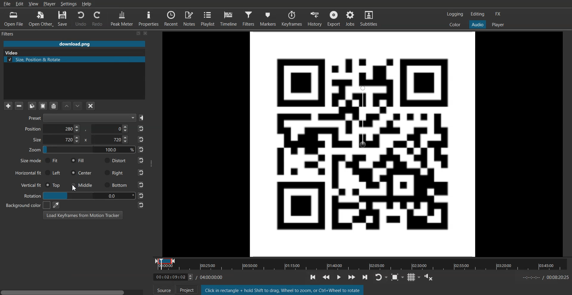 Image resolution: width=572 pixels, height=295 pixels. I want to click on Playlist, so click(208, 18).